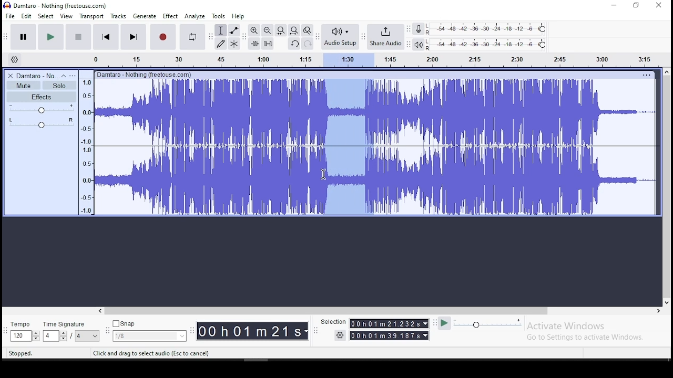  I want to click on recording level, so click(487, 28).